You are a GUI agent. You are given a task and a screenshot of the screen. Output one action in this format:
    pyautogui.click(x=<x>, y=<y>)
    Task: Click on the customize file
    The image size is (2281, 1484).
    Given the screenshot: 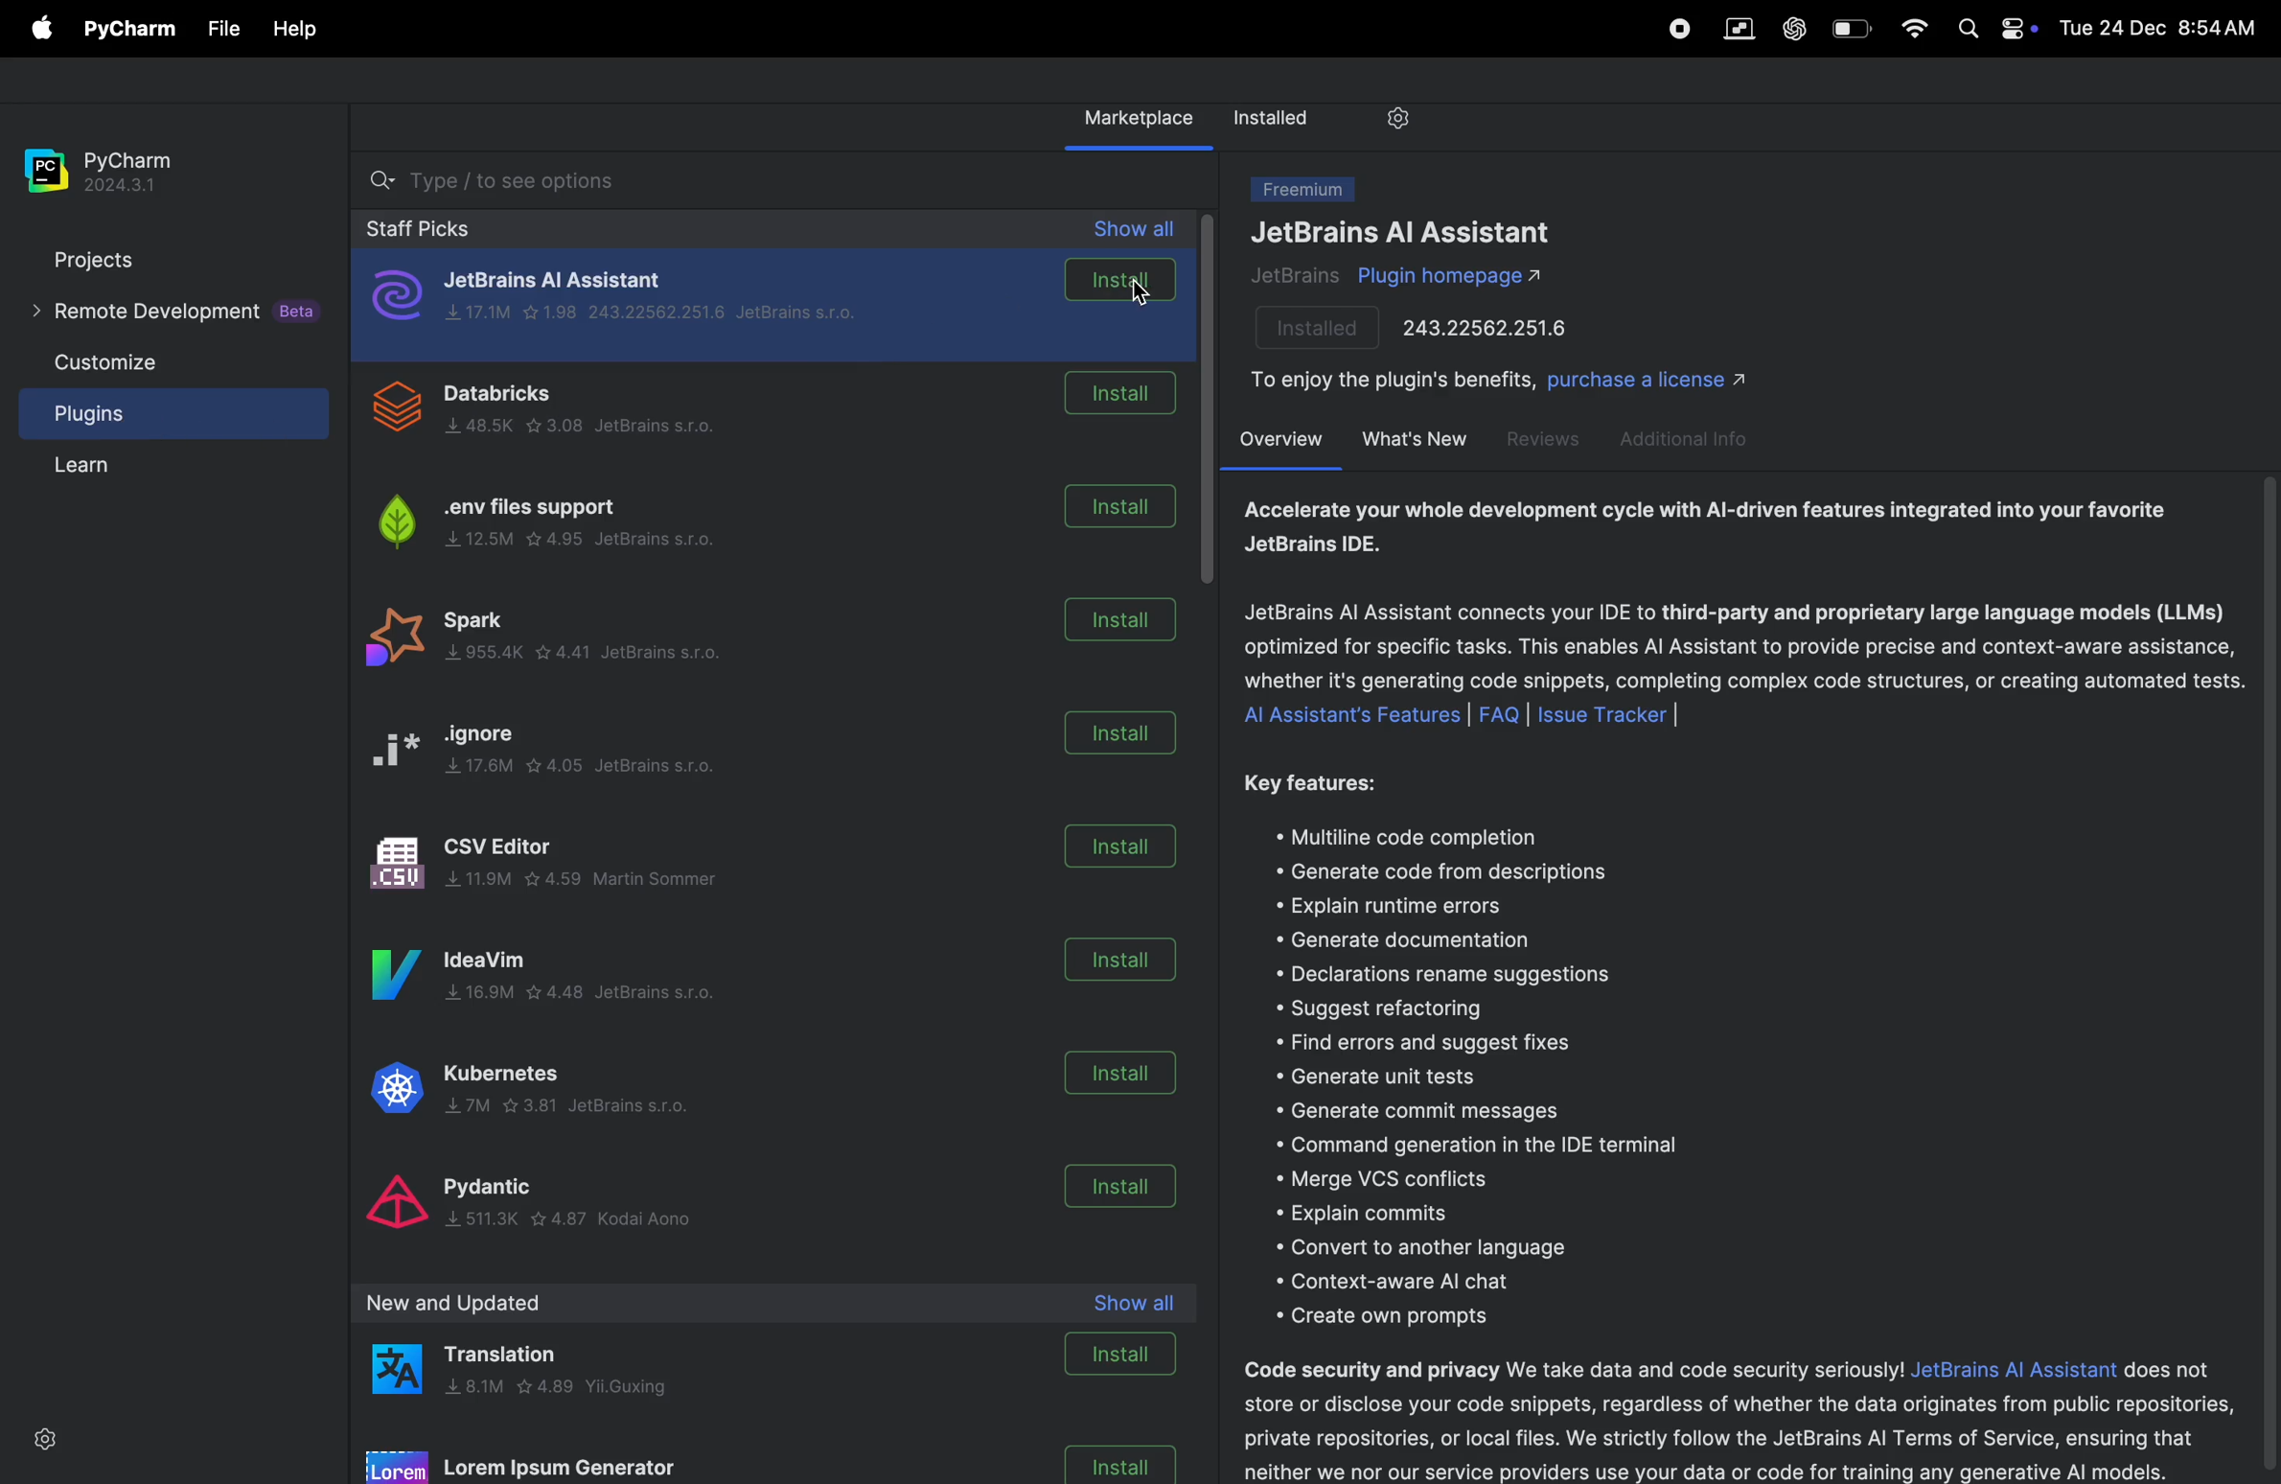 What is the action you would take?
    pyautogui.click(x=148, y=365)
    